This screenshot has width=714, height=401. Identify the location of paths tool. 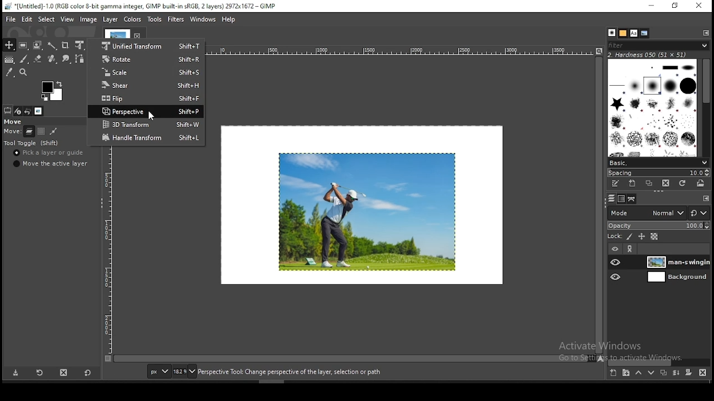
(81, 59).